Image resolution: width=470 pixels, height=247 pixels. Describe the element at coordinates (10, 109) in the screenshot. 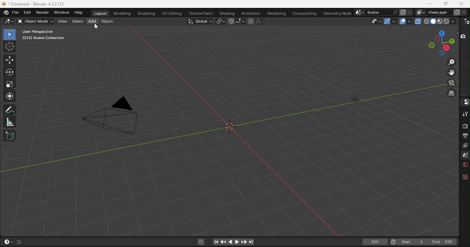

I see `Annotate` at that location.